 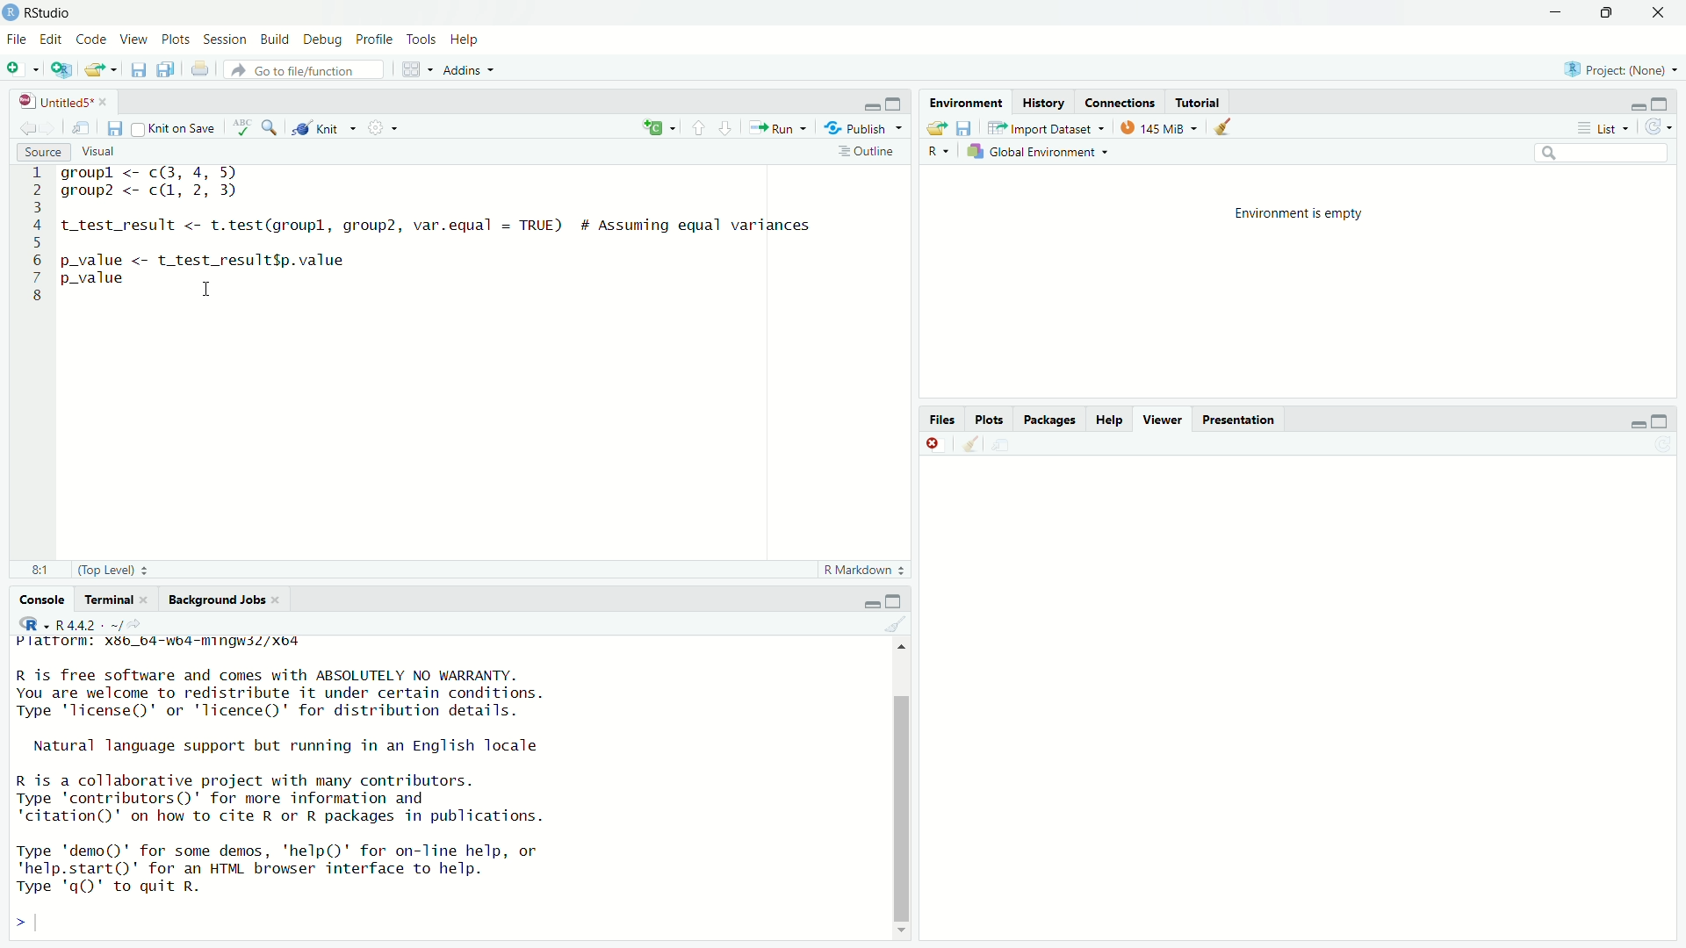 What do you see at coordinates (865, 151) in the screenshot?
I see ` Outline` at bounding box center [865, 151].